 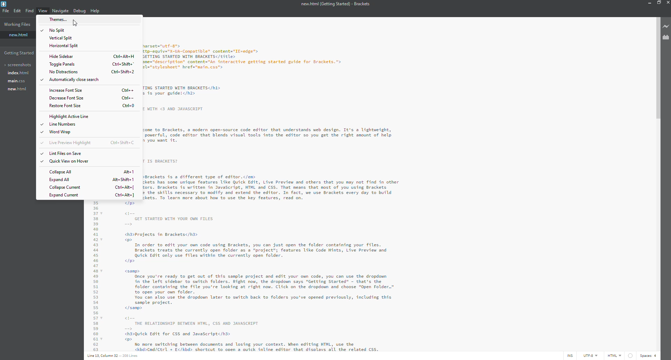 I want to click on view, so click(x=43, y=10).